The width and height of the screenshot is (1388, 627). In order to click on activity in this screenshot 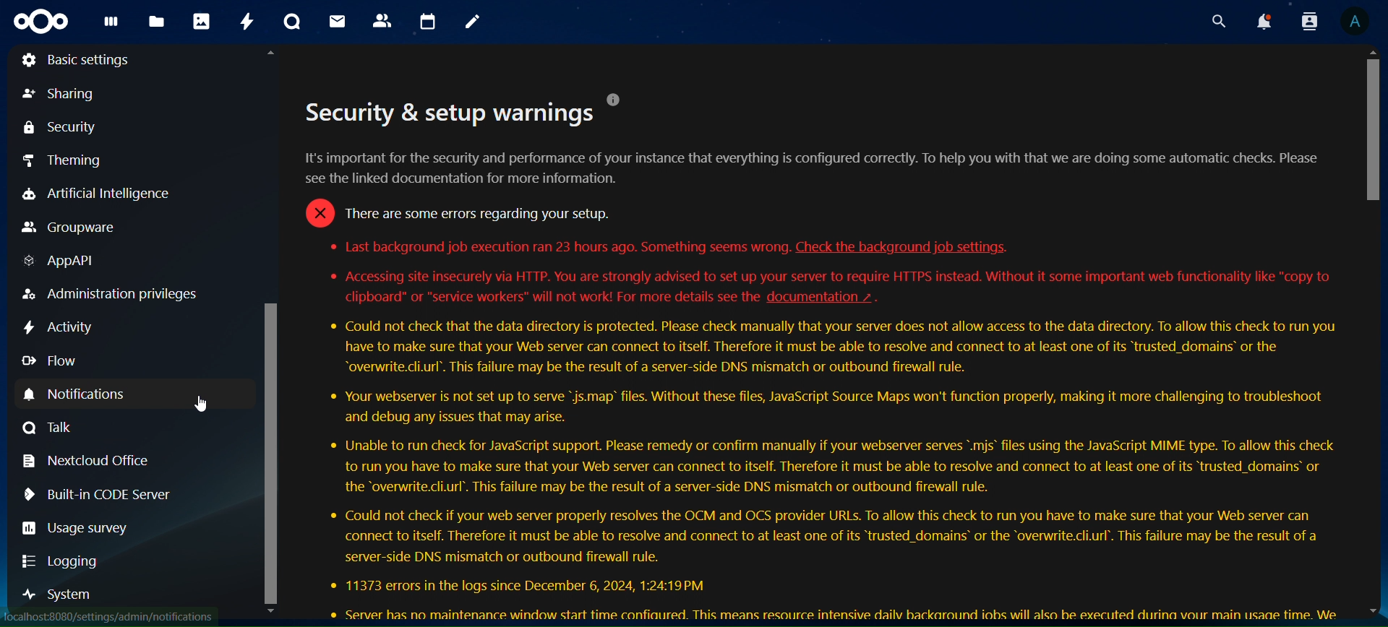, I will do `click(244, 21)`.